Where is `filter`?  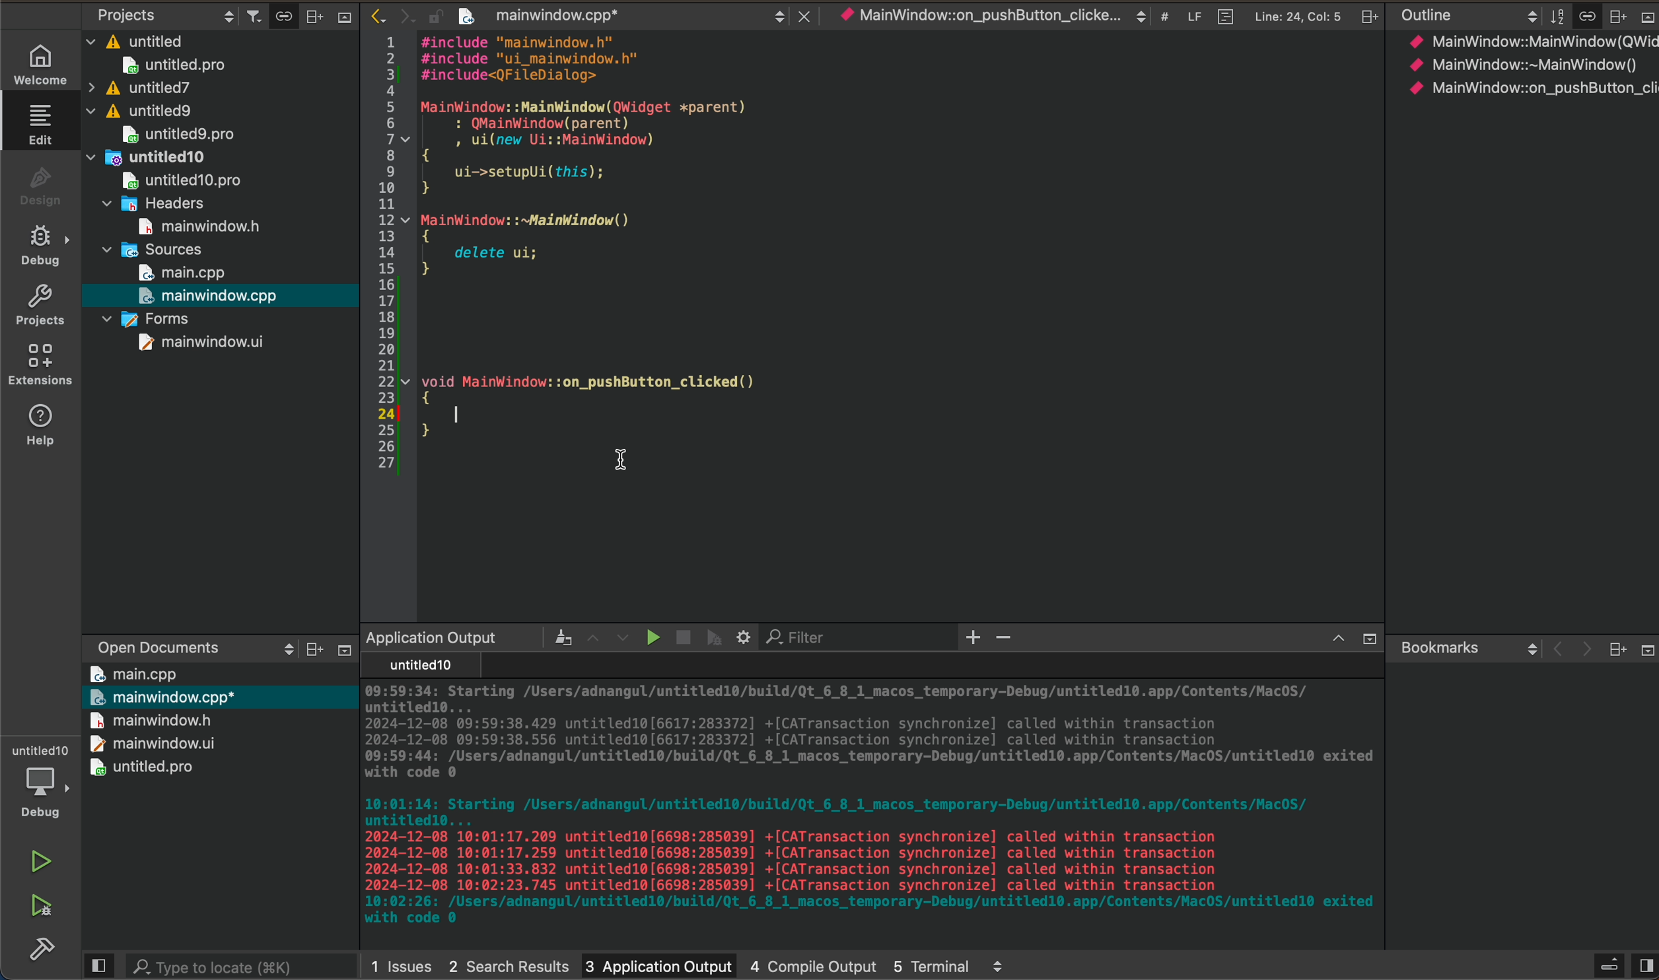
filter is located at coordinates (1554, 15).